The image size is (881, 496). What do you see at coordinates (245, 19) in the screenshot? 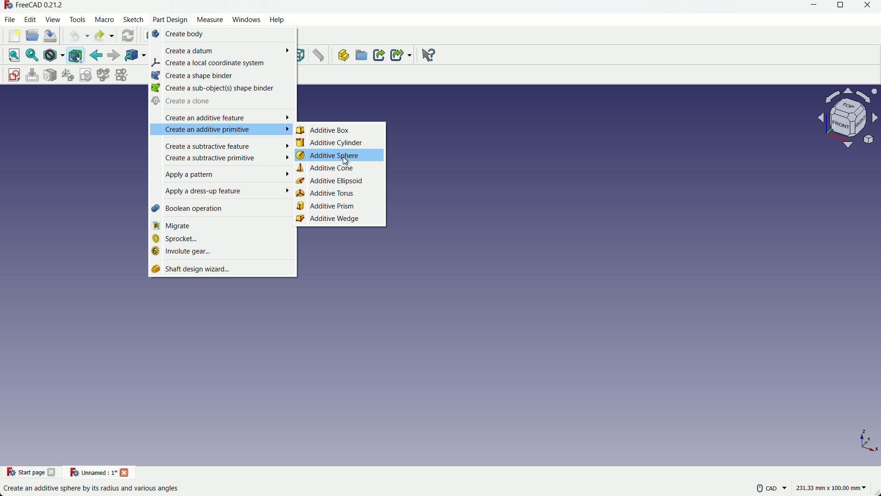
I see `windows menu` at bounding box center [245, 19].